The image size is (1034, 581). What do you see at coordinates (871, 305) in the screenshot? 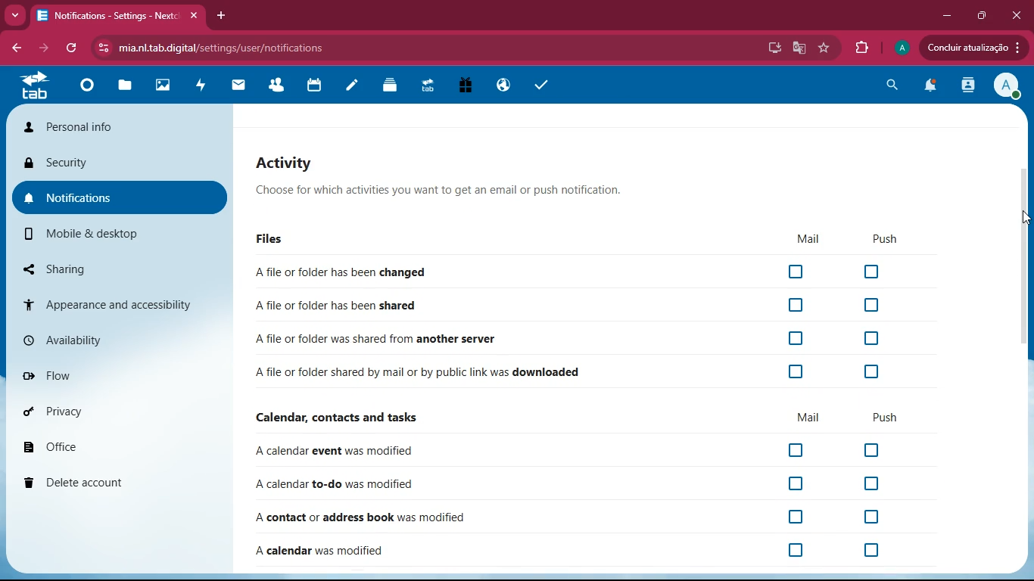
I see `checkbox` at bounding box center [871, 305].